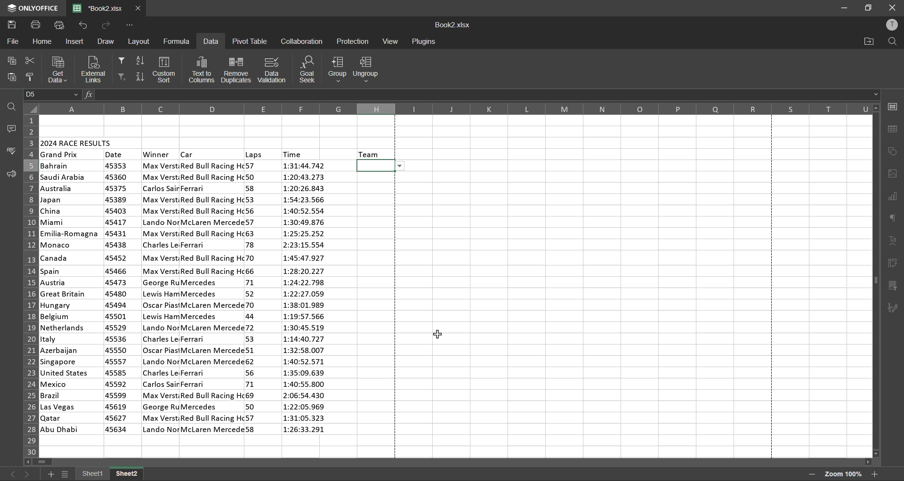 The image size is (904, 481). I want to click on laps, so click(254, 154).